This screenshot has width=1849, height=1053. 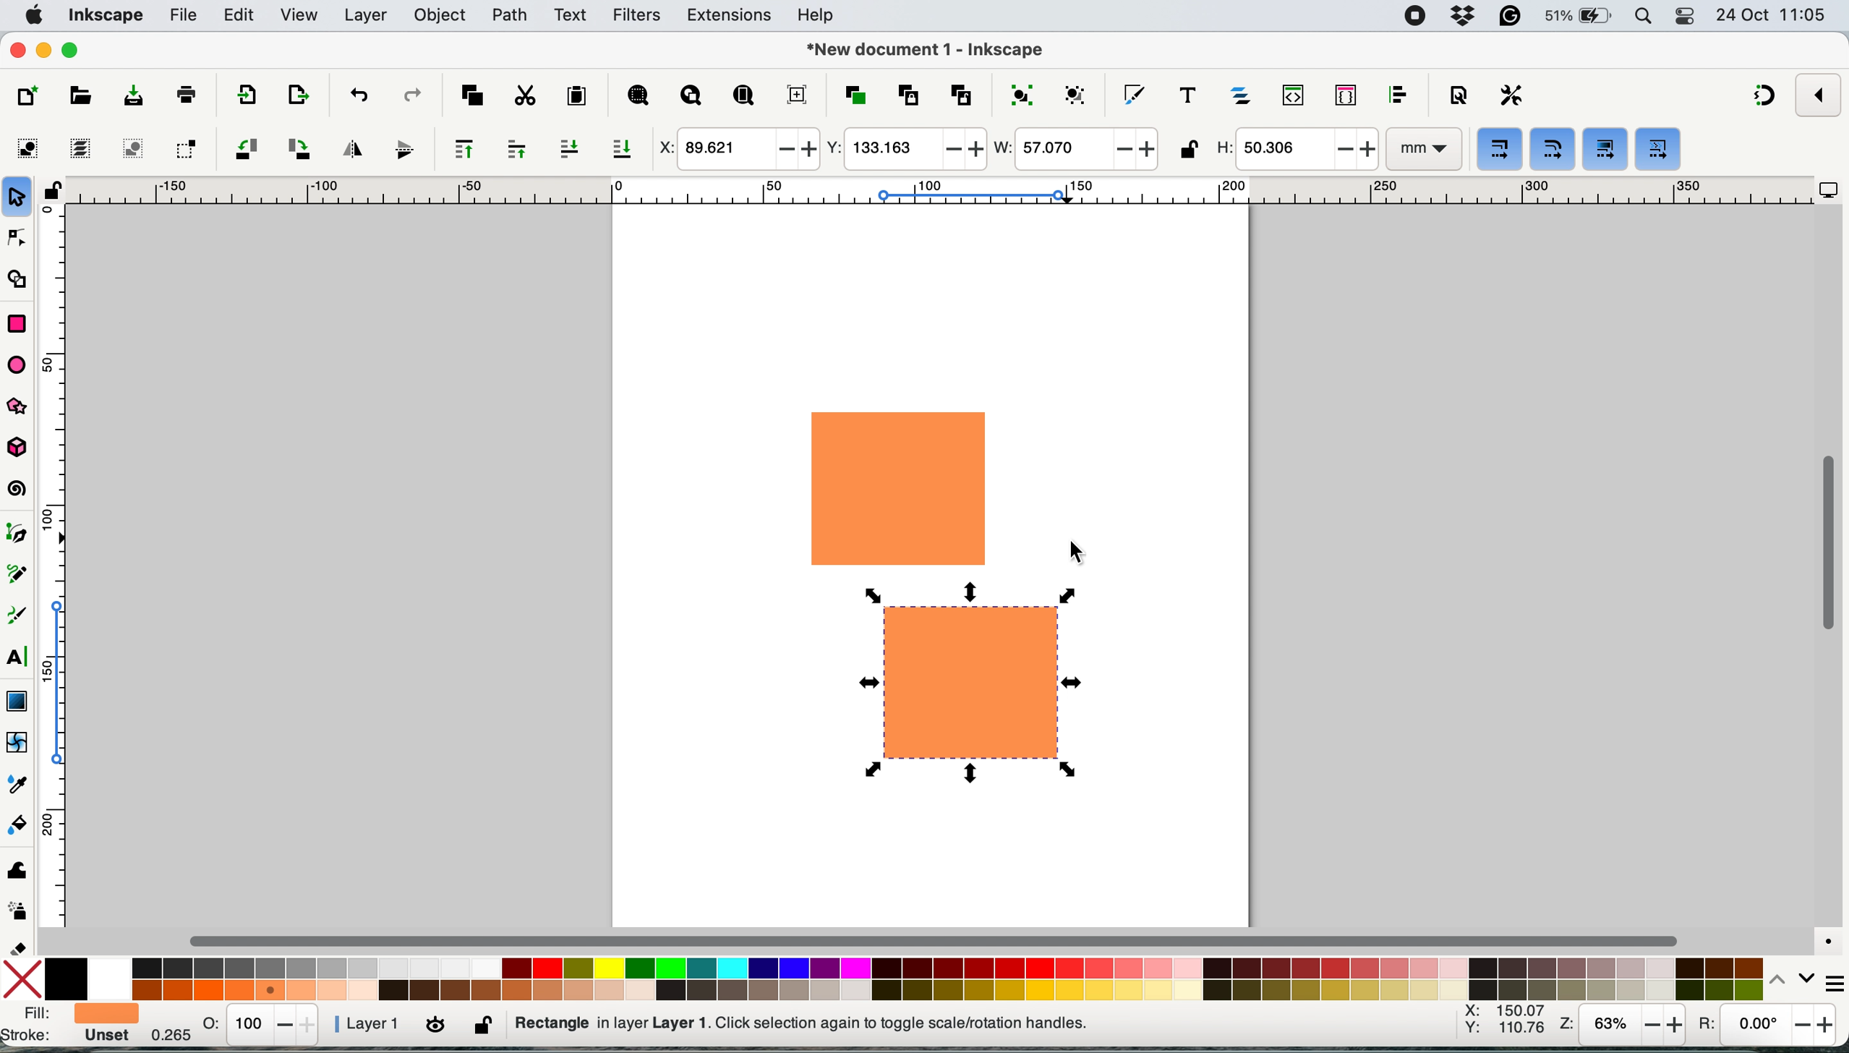 I want to click on raise selection to top, so click(x=458, y=148).